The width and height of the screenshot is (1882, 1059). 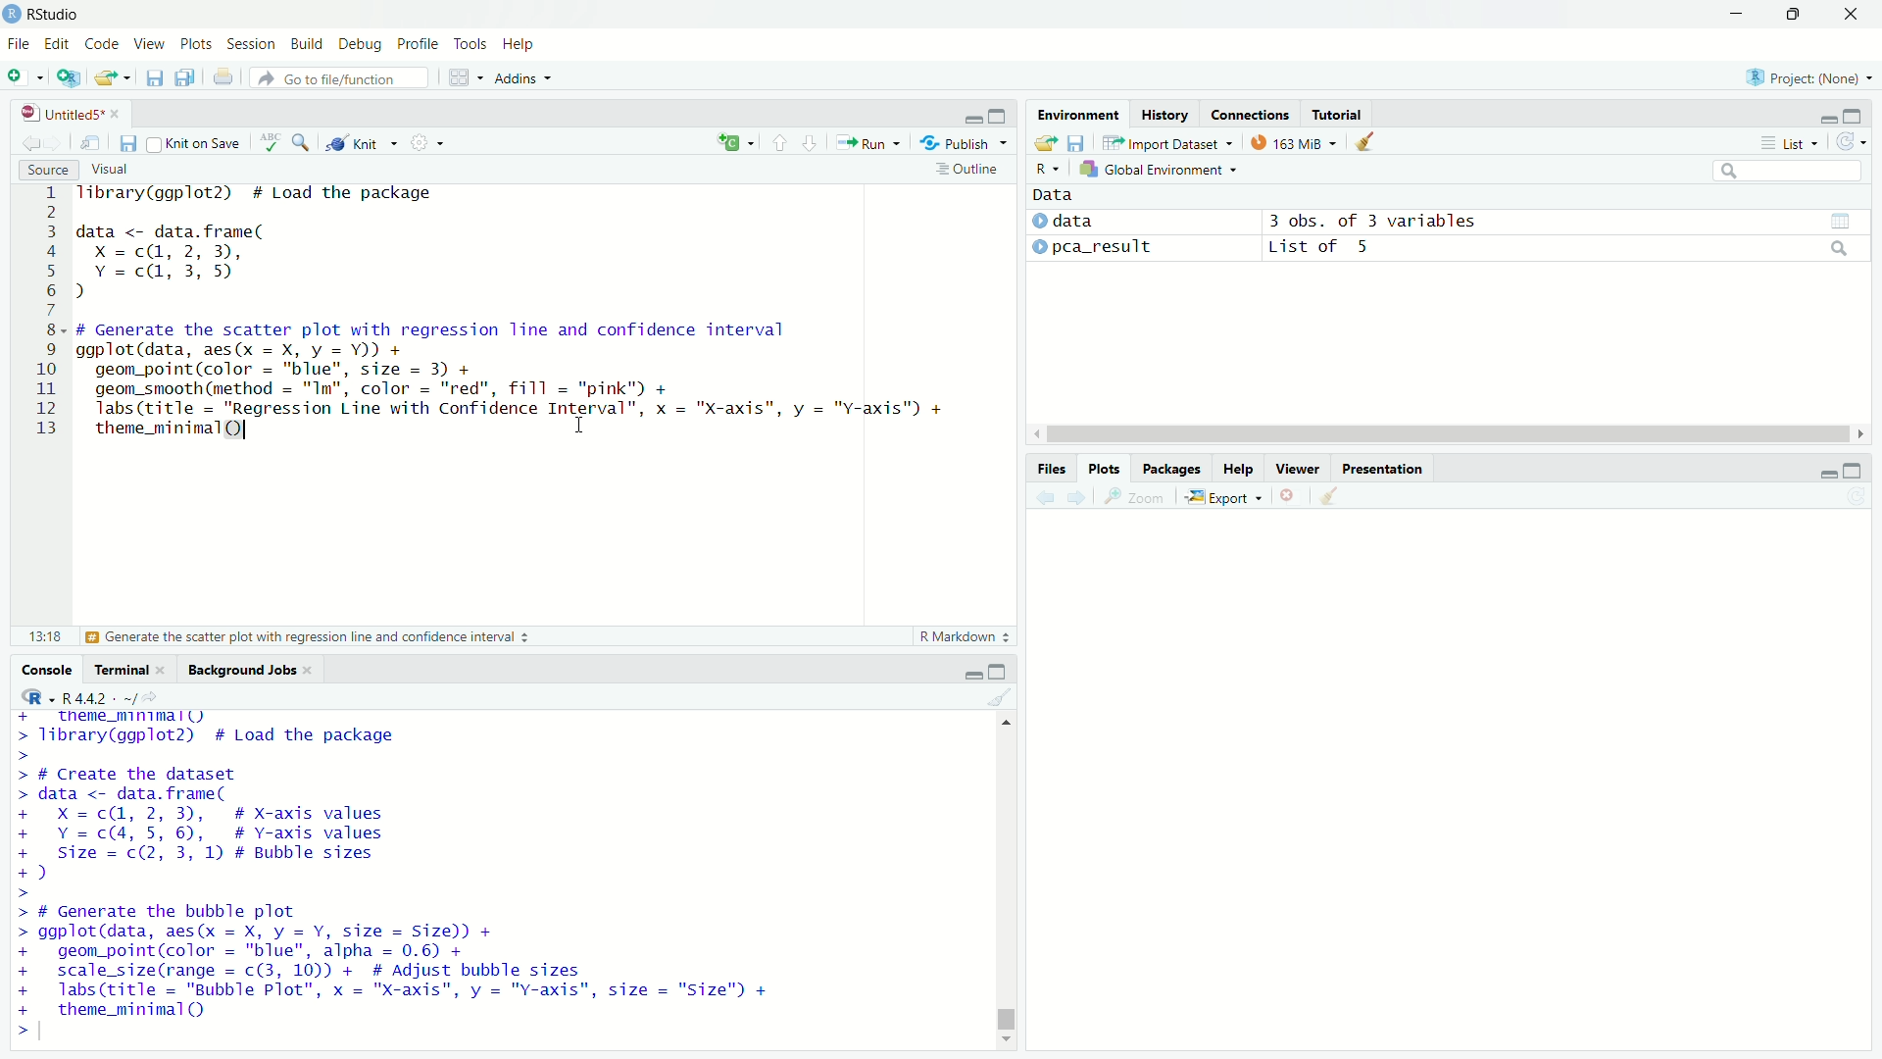 I want to click on Global Environment, so click(x=1161, y=169).